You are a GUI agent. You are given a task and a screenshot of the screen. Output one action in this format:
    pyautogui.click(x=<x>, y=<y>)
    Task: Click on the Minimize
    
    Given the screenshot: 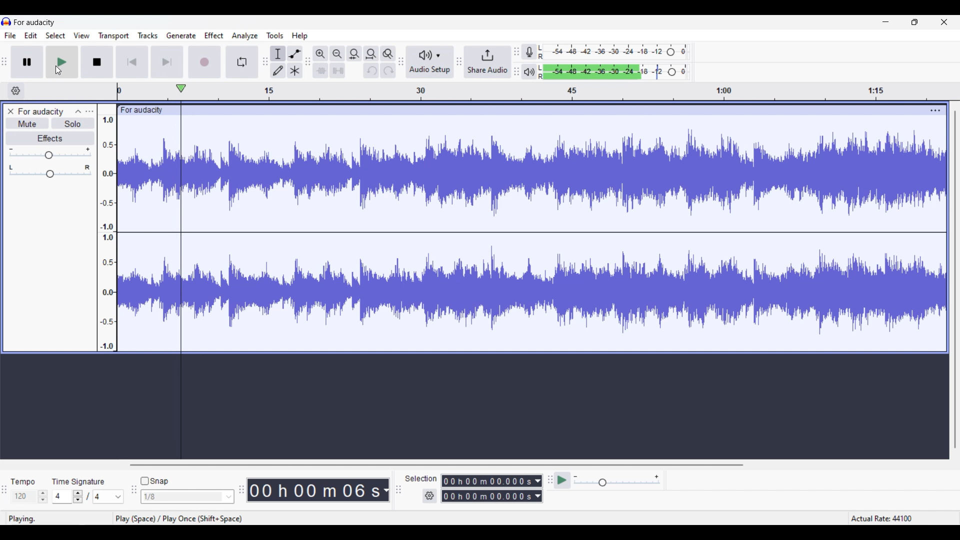 What is the action you would take?
    pyautogui.click(x=885, y=22)
    